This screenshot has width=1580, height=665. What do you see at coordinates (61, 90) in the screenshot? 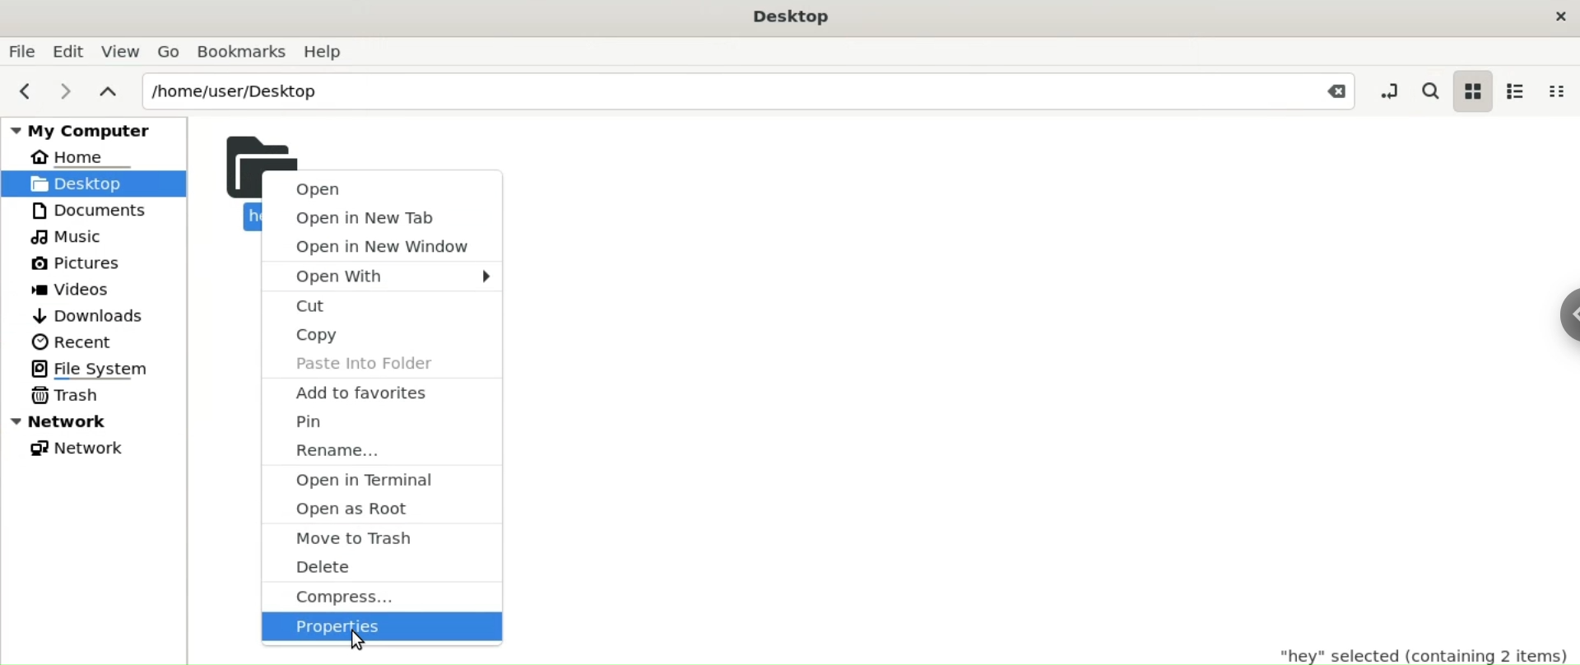
I see `next` at bounding box center [61, 90].